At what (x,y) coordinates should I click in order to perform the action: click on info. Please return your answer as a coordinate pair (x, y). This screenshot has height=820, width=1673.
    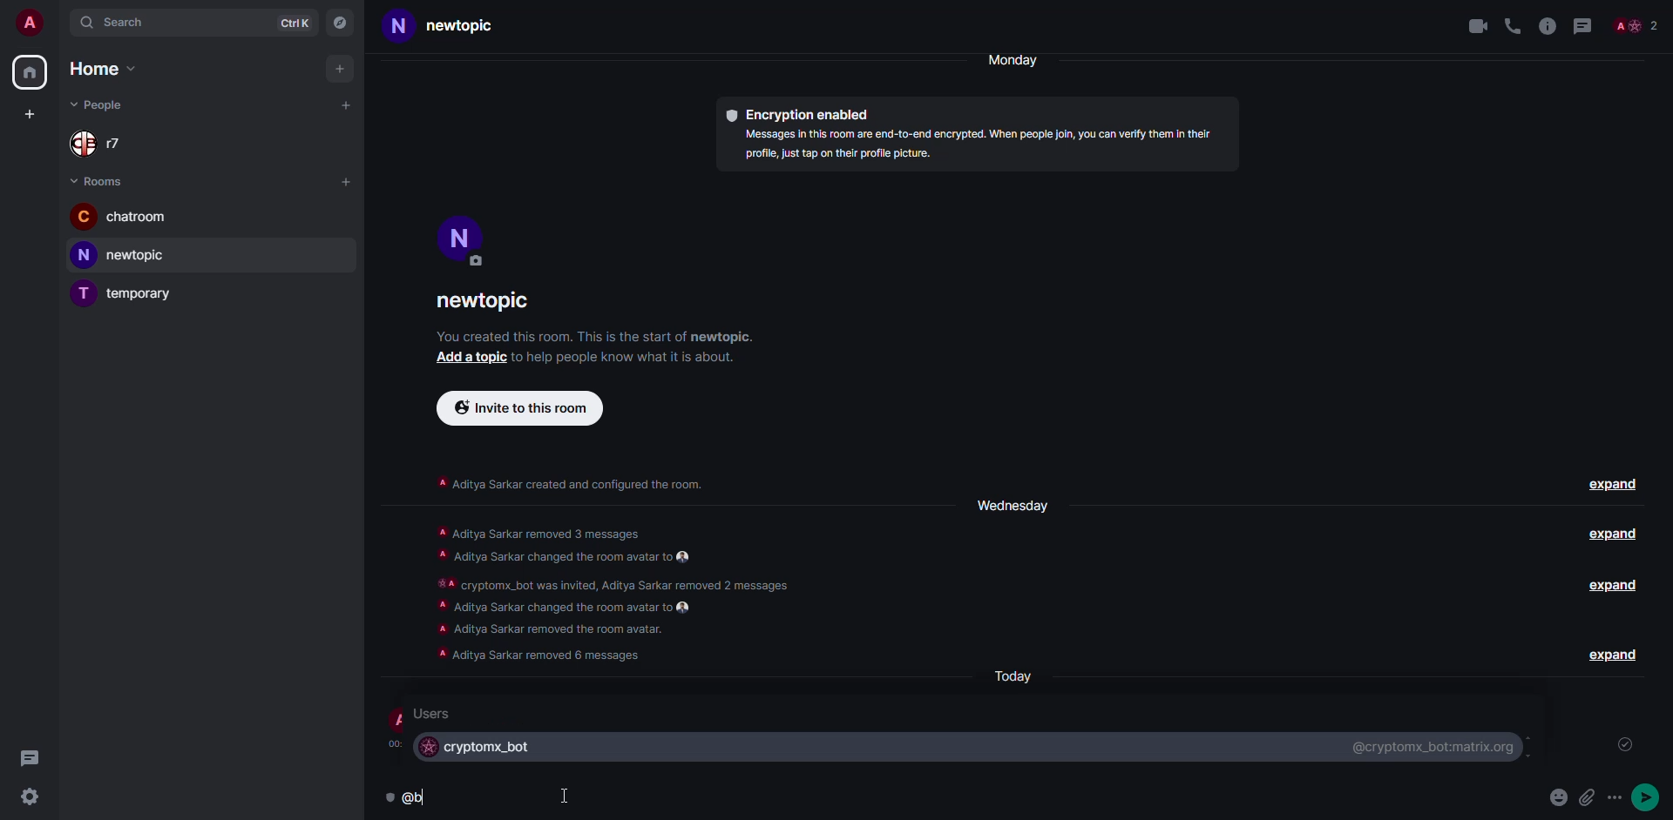
    Looking at the image, I should click on (614, 595).